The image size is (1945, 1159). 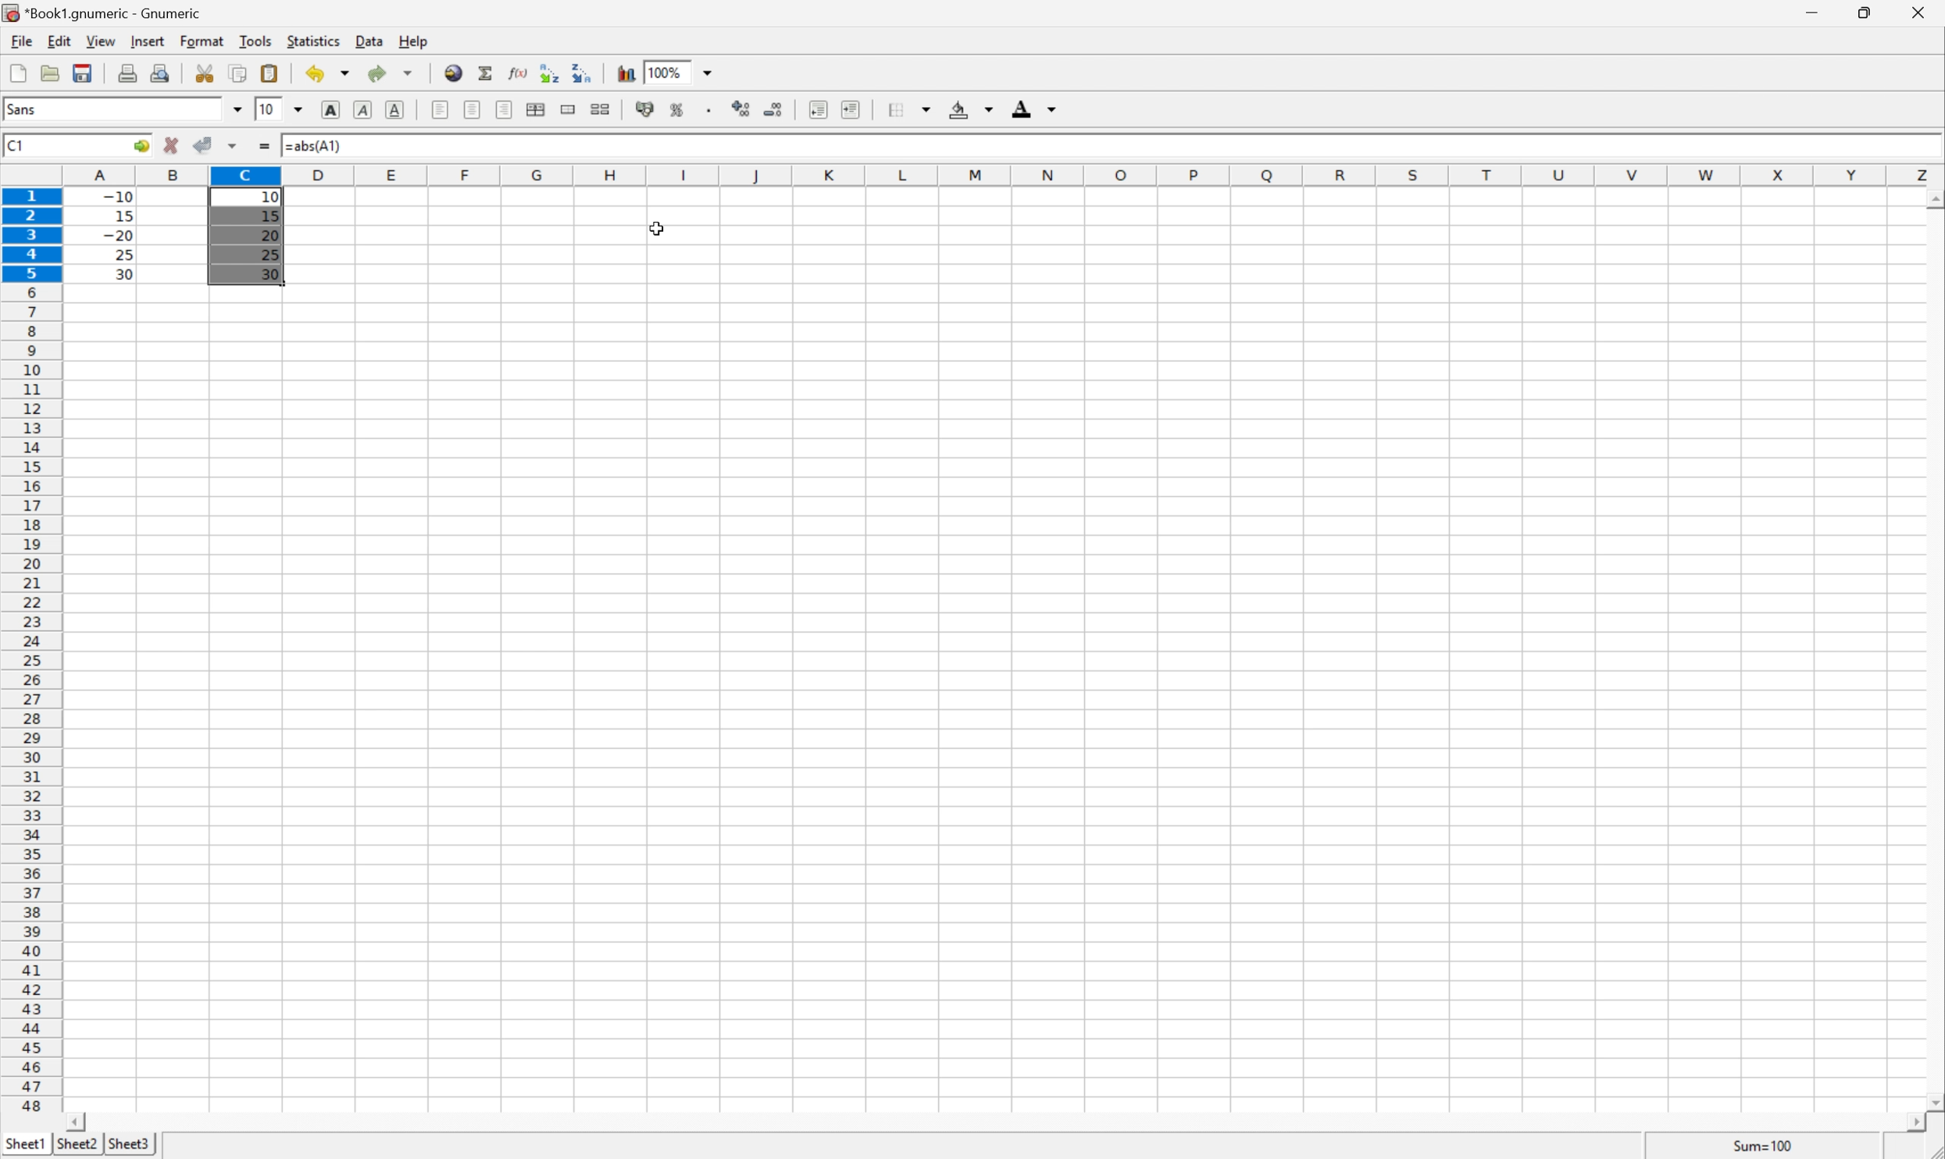 What do you see at coordinates (123, 255) in the screenshot?
I see `25` at bounding box center [123, 255].